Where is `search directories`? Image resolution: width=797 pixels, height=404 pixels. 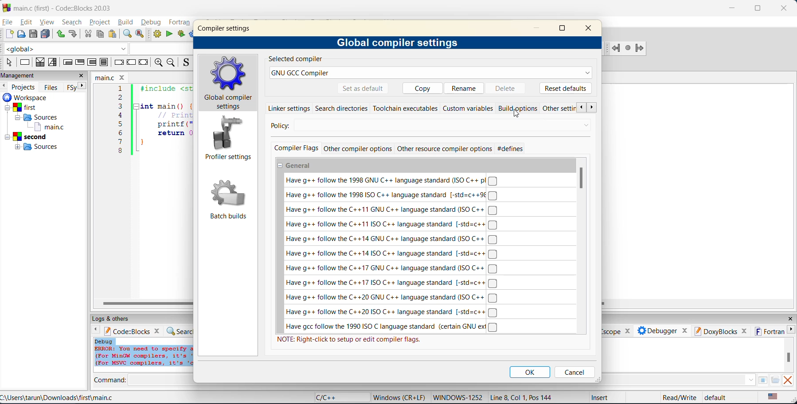
search directories is located at coordinates (342, 109).